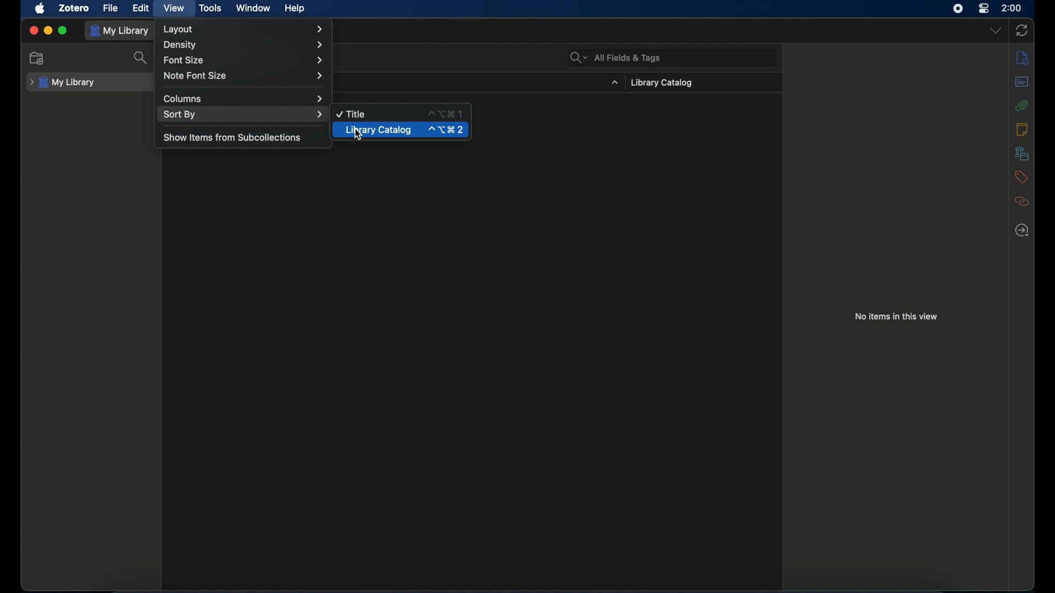 The image size is (1055, 593). I want to click on library catalog, so click(662, 83).